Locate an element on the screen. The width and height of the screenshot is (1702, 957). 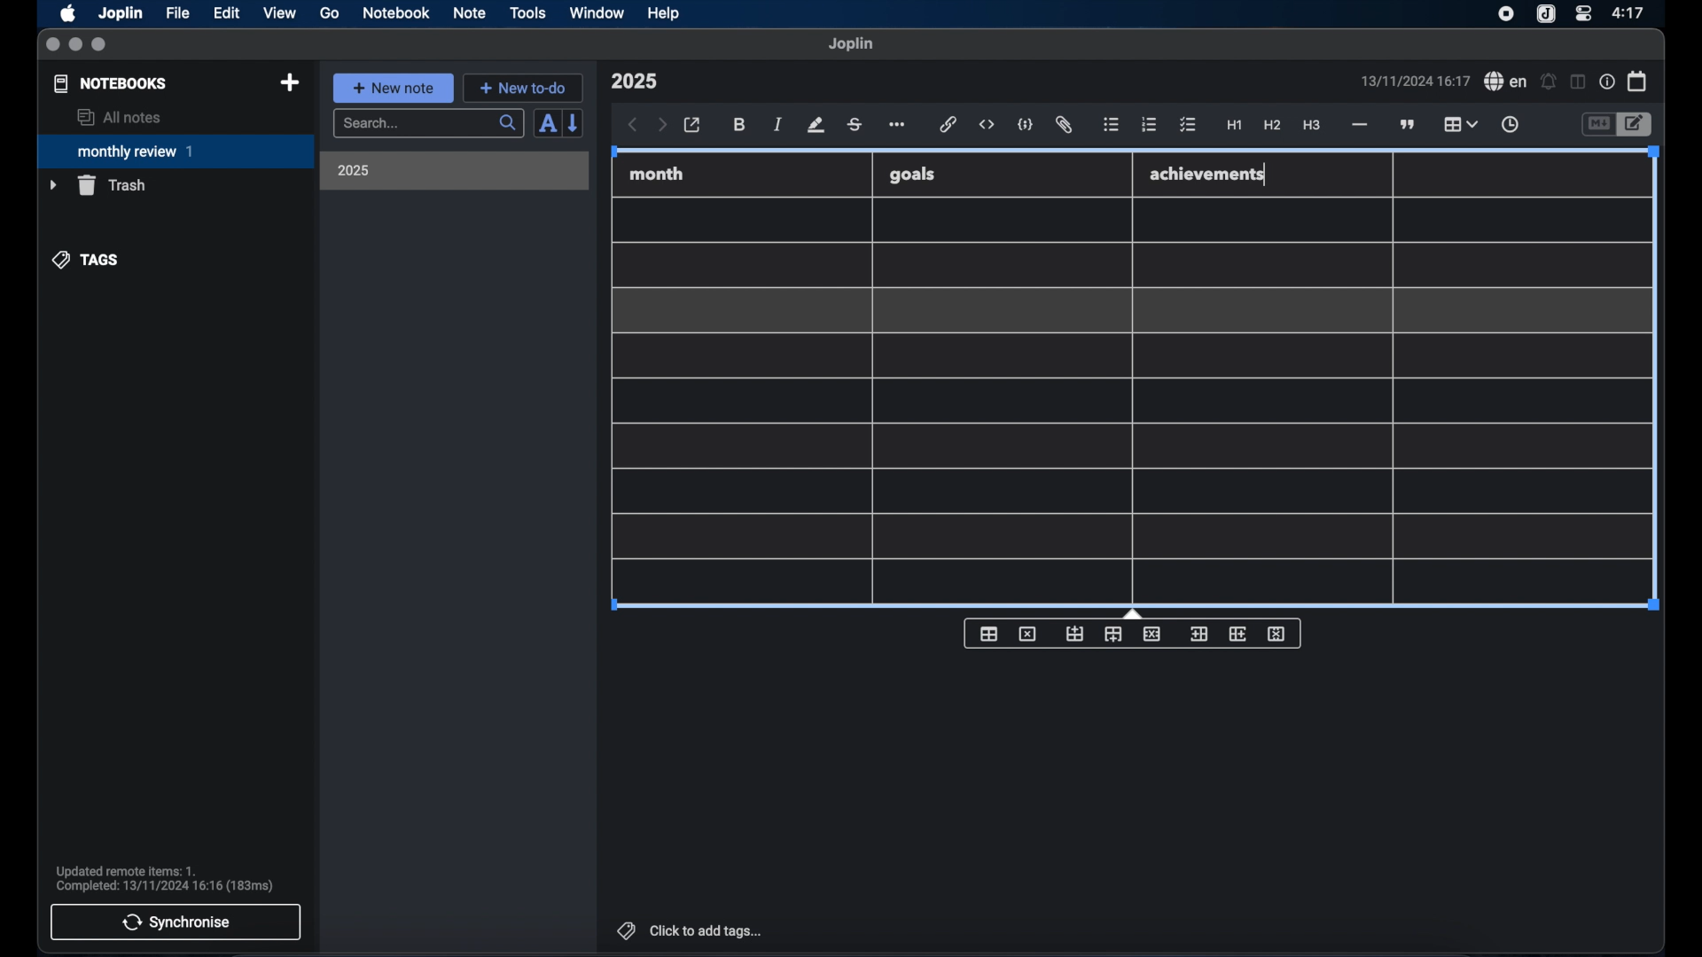
joplin icon is located at coordinates (1544, 15).